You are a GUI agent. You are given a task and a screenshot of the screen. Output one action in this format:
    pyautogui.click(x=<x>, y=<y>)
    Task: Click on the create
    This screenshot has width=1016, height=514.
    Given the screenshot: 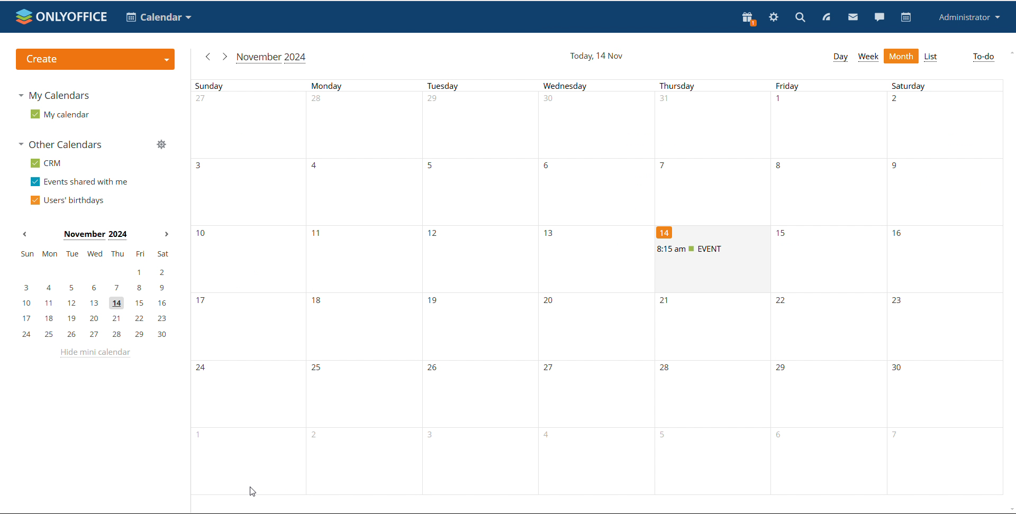 What is the action you would take?
    pyautogui.click(x=95, y=59)
    